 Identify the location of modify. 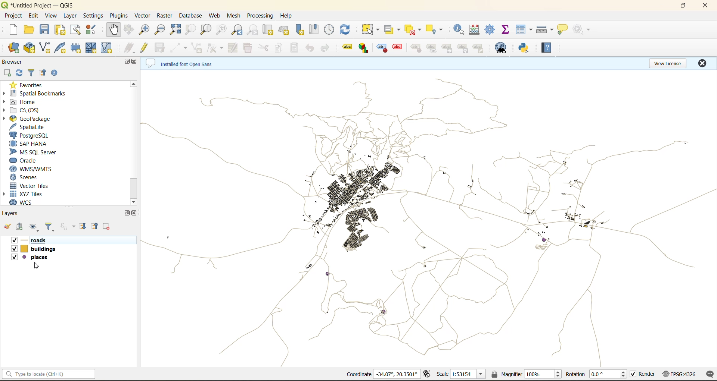
(235, 48).